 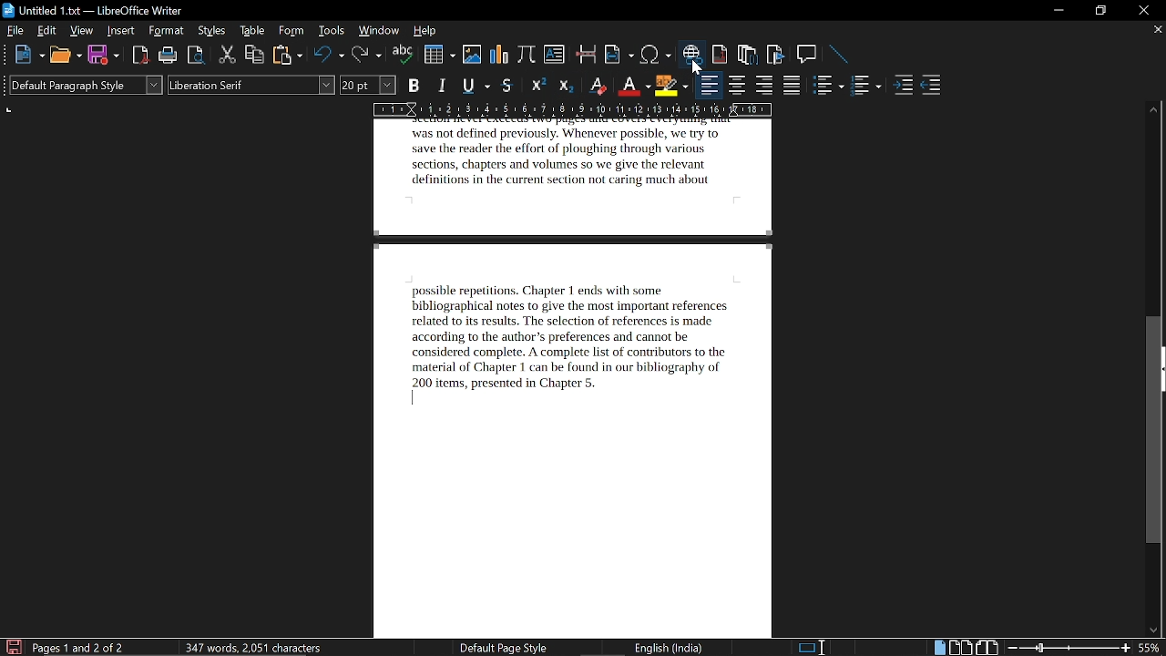 I want to click on toggle print preview, so click(x=197, y=56).